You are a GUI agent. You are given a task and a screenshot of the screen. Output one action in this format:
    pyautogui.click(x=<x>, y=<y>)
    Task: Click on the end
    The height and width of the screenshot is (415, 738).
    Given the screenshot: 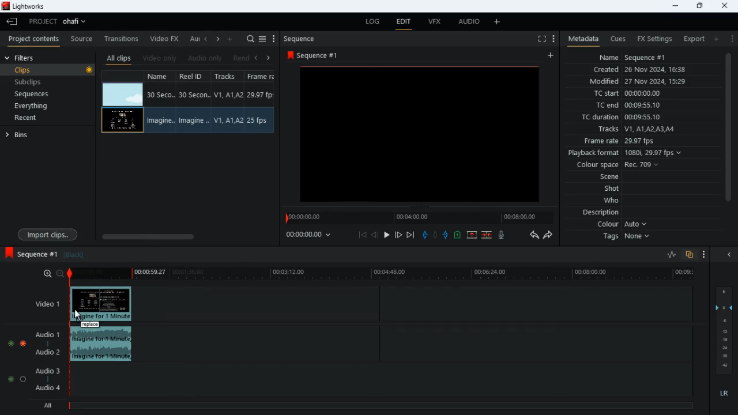 What is the action you would take?
    pyautogui.click(x=412, y=236)
    